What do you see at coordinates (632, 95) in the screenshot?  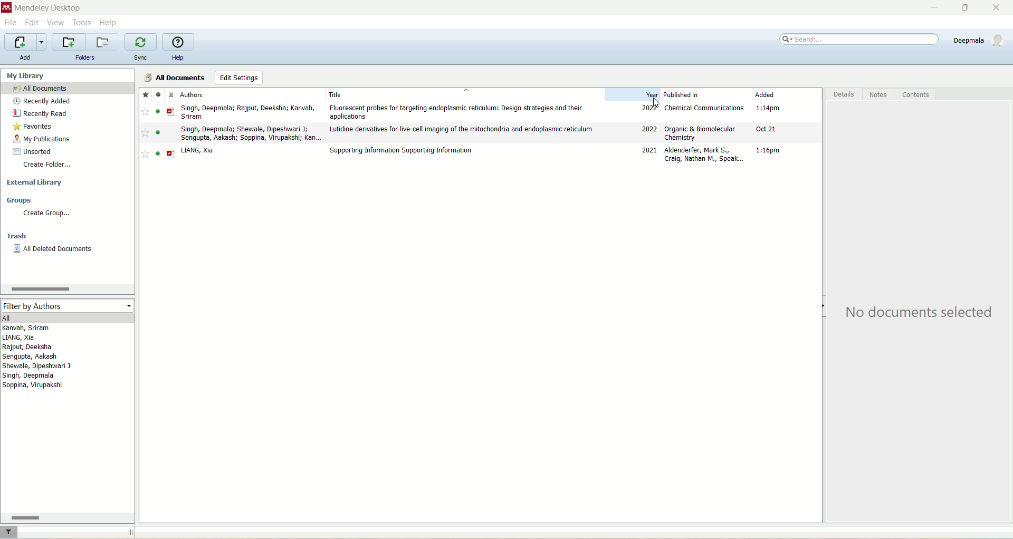 I see `year` at bounding box center [632, 95].